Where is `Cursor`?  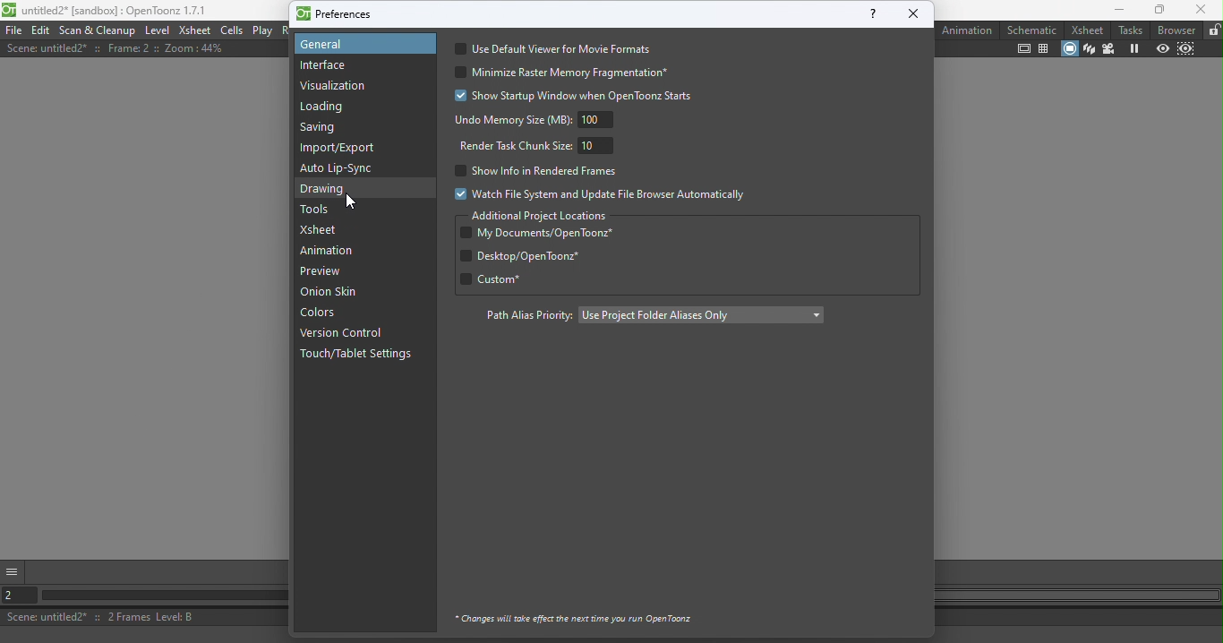 Cursor is located at coordinates (348, 201).